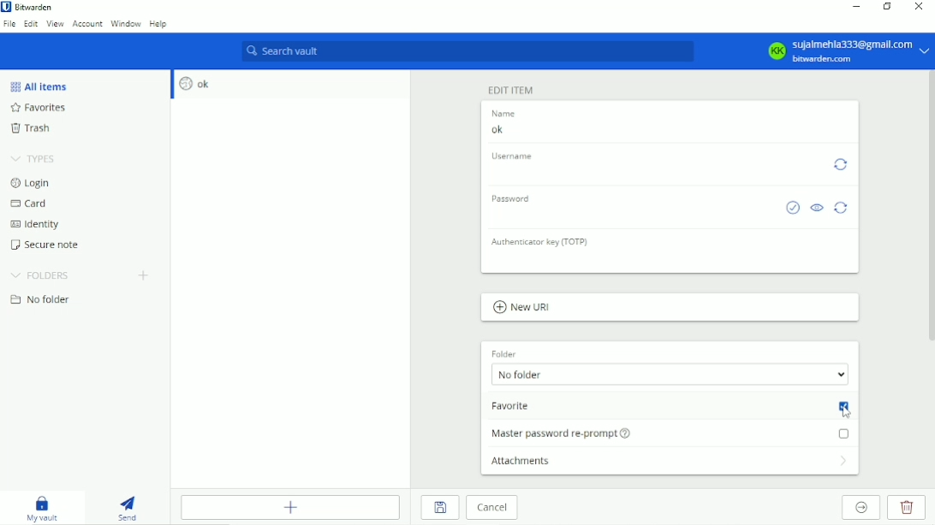  What do you see at coordinates (818, 208) in the screenshot?
I see `Toggle visibility` at bounding box center [818, 208].